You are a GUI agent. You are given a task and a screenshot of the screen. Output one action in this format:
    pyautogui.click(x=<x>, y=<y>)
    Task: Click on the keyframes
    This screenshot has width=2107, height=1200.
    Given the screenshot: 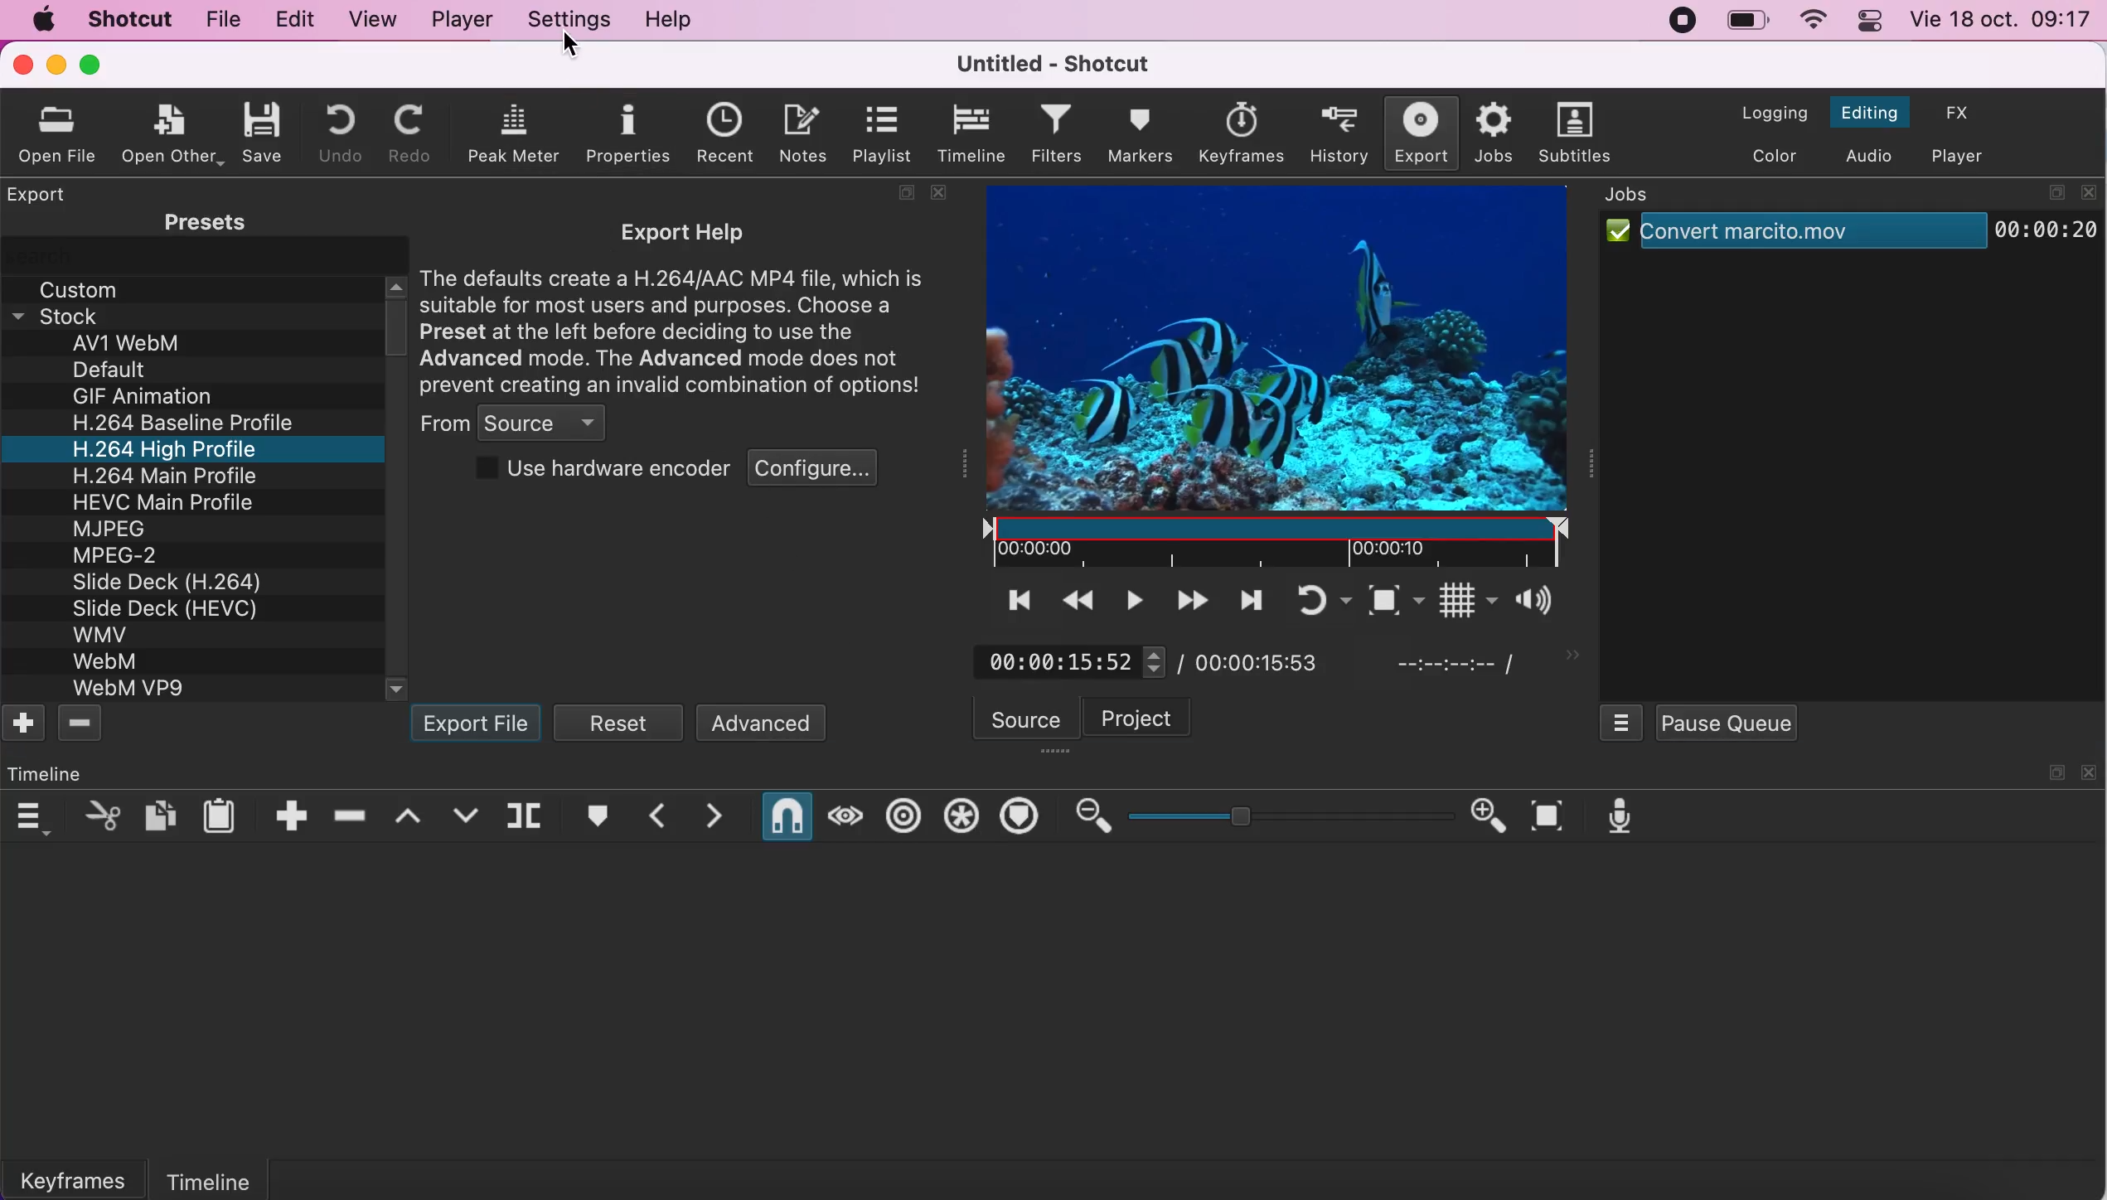 What is the action you would take?
    pyautogui.click(x=1242, y=131)
    